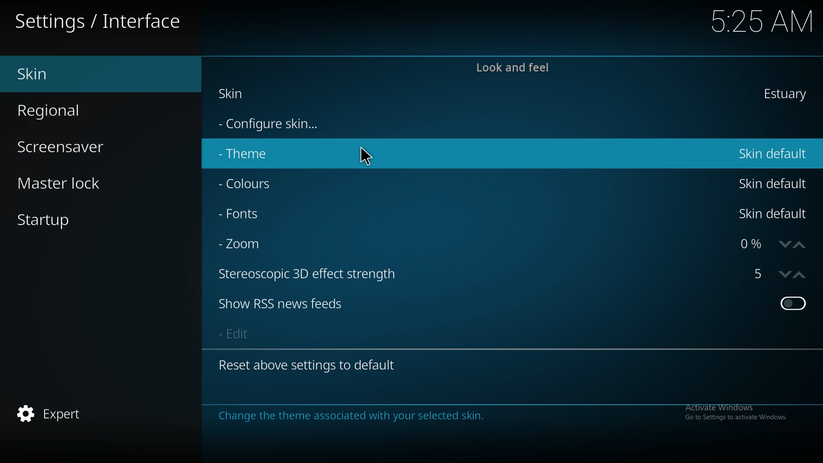 The width and height of the screenshot is (823, 463). What do you see at coordinates (784, 275) in the screenshot?
I see `decrease` at bounding box center [784, 275].